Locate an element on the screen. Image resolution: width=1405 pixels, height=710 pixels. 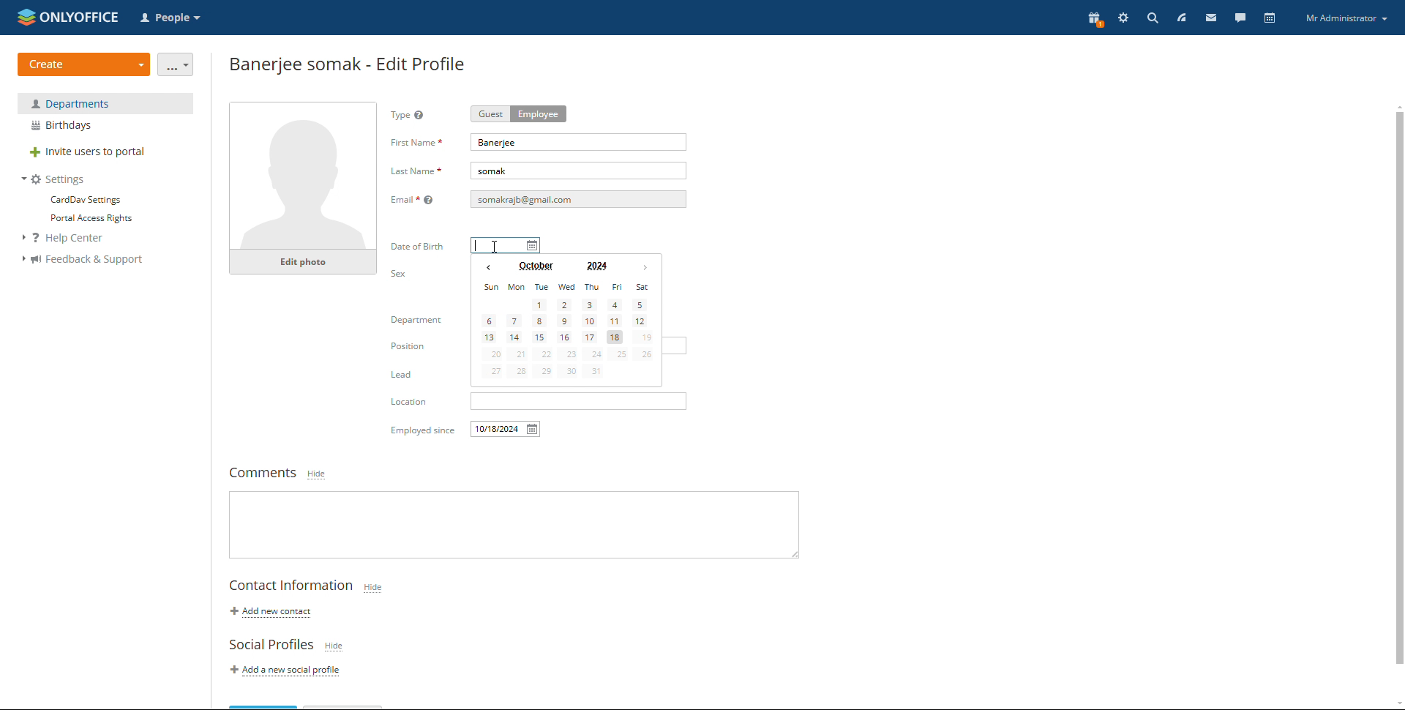
present is located at coordinates (1093, 20).